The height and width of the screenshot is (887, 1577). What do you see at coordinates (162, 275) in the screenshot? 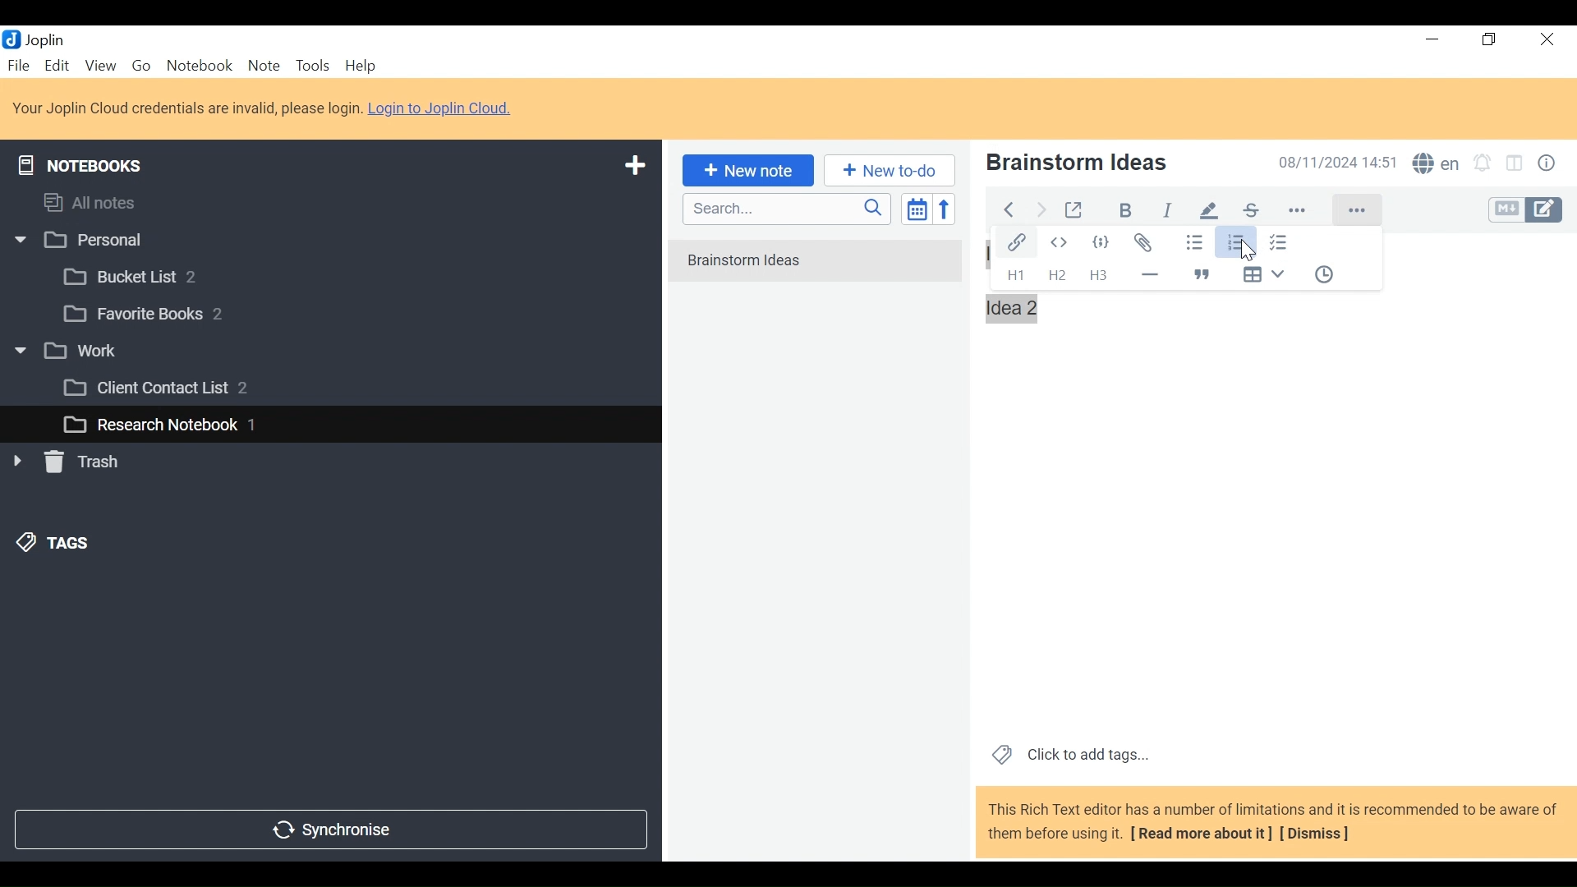
I see `[3 Bucket List 2` at bounding box center [162, 275].